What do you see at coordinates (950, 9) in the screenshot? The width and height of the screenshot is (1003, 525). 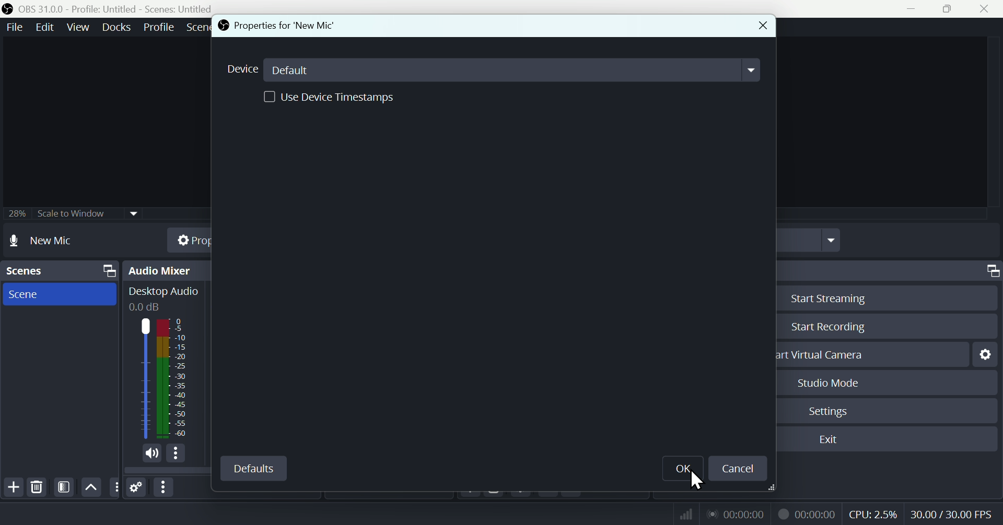 I see `Restore` at bounding box center [950, 9].